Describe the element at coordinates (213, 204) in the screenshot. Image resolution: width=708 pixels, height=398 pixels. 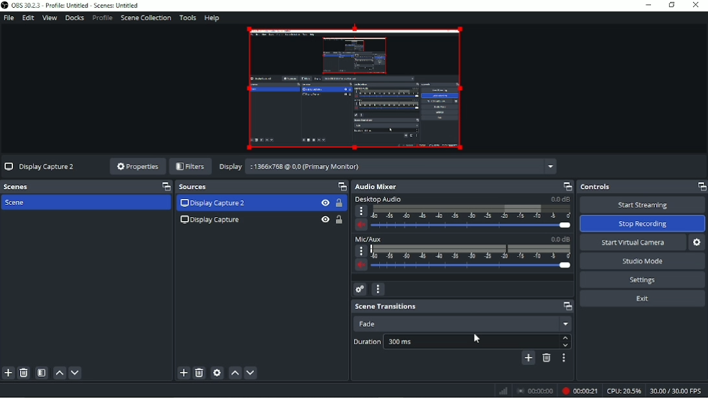
I see `Display Capture 2` at that location.